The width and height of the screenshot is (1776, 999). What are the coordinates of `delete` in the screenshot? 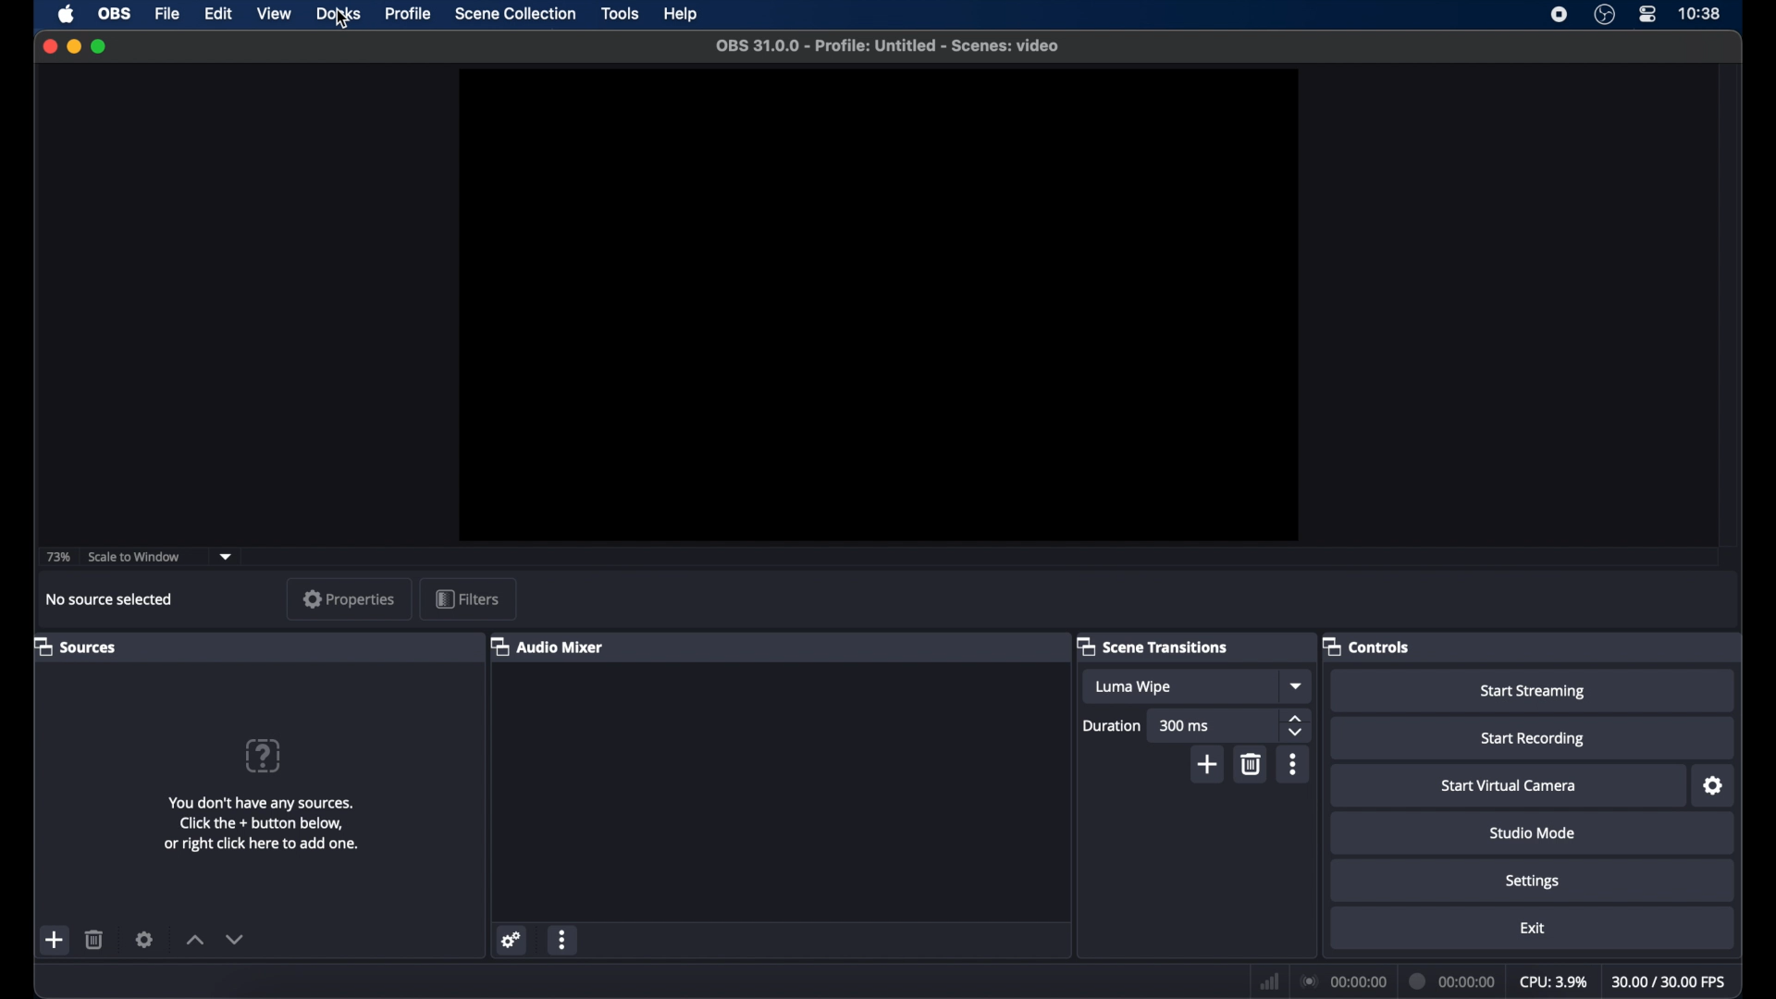 It's located at (95, 939).